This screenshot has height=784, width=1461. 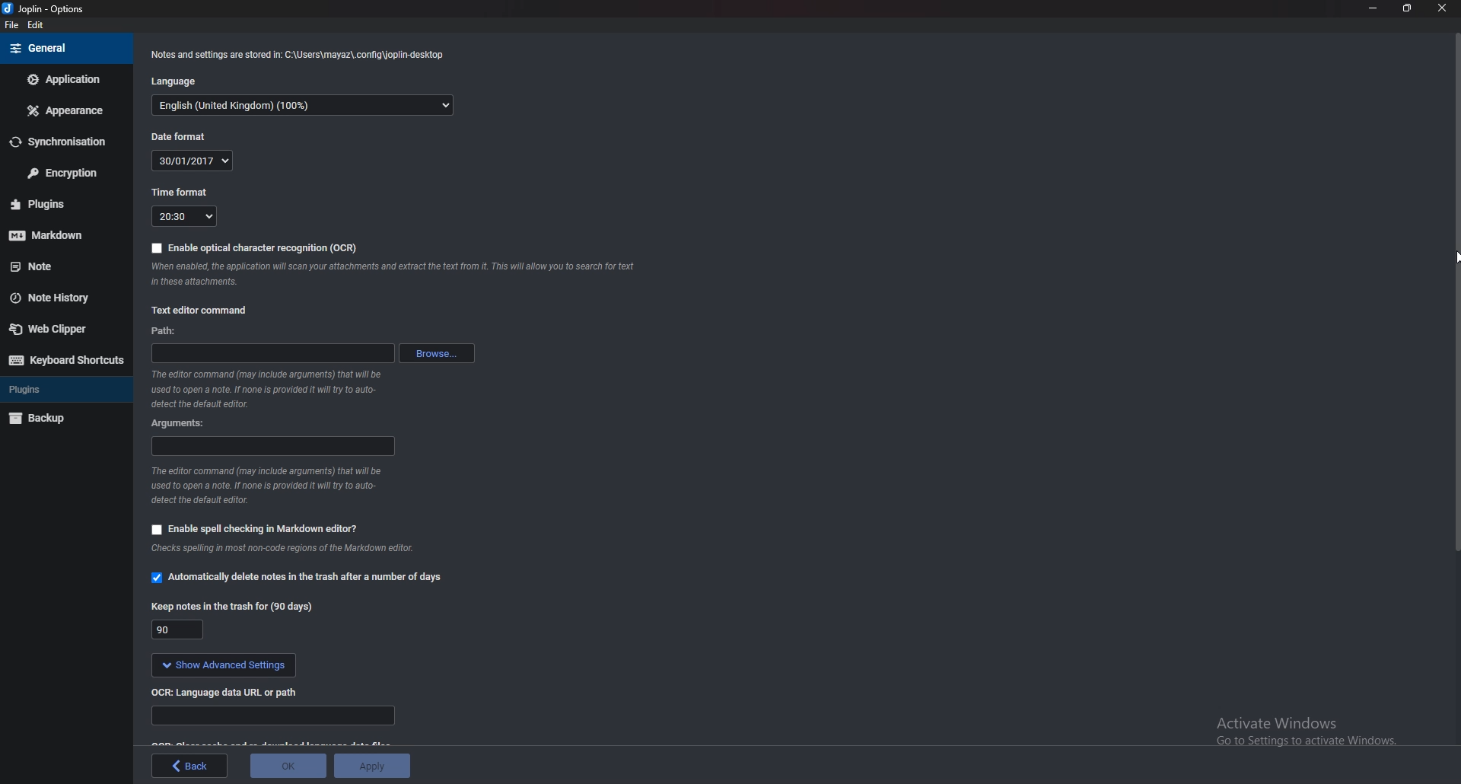 What do you see at coordinates (37, 25) in the screenshot?
I see `Edit` at bounding box center [37, 25].